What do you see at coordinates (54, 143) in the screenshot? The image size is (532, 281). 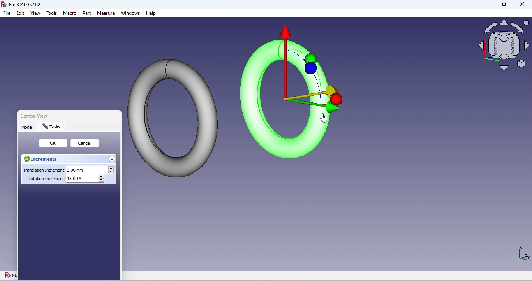 I see `Ok` at bounding box center [54, 143].